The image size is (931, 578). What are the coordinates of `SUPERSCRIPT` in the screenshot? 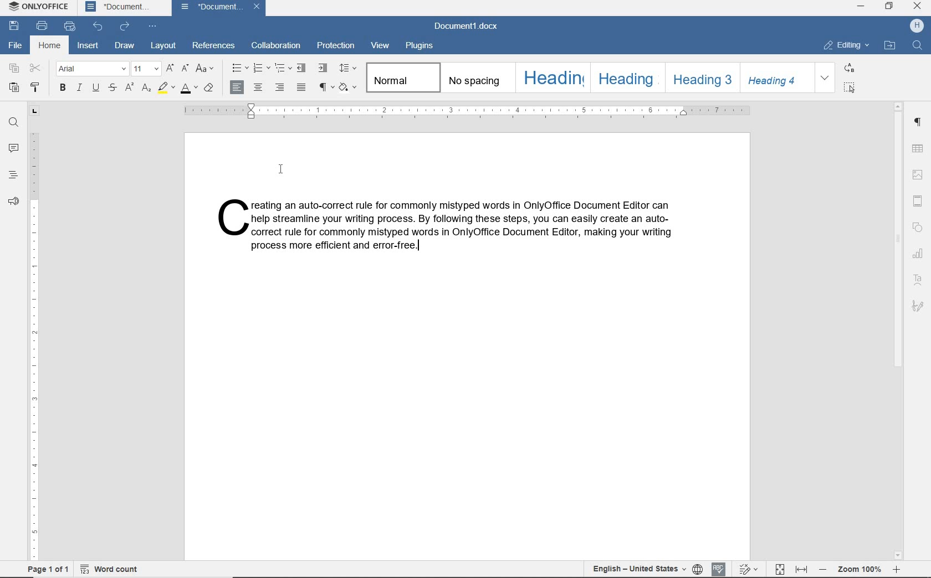 It's located at (130, 88).